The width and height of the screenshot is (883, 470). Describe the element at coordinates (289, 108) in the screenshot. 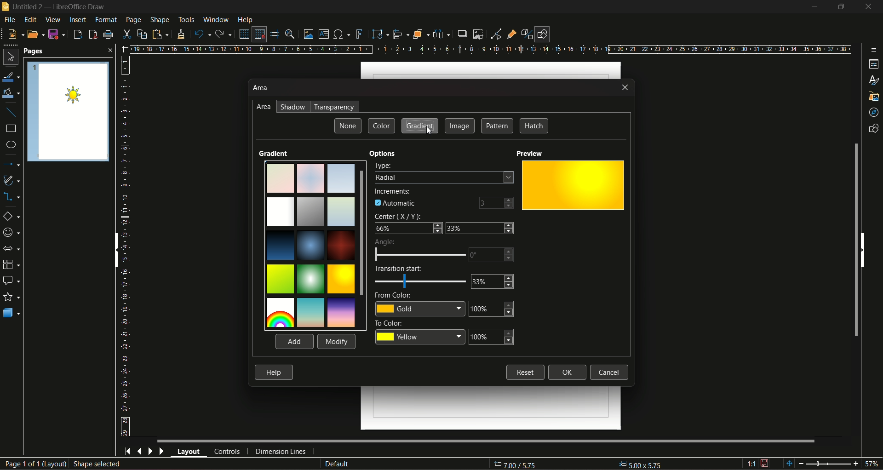

I see `shadow` at that location.